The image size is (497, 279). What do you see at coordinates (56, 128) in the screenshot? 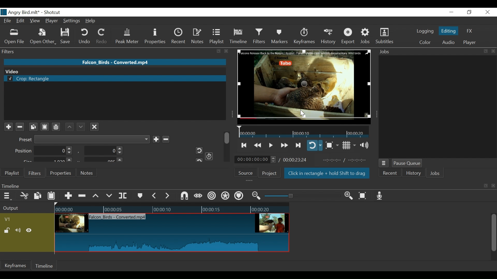
I see `Channel` at bounding box center [56, 128].